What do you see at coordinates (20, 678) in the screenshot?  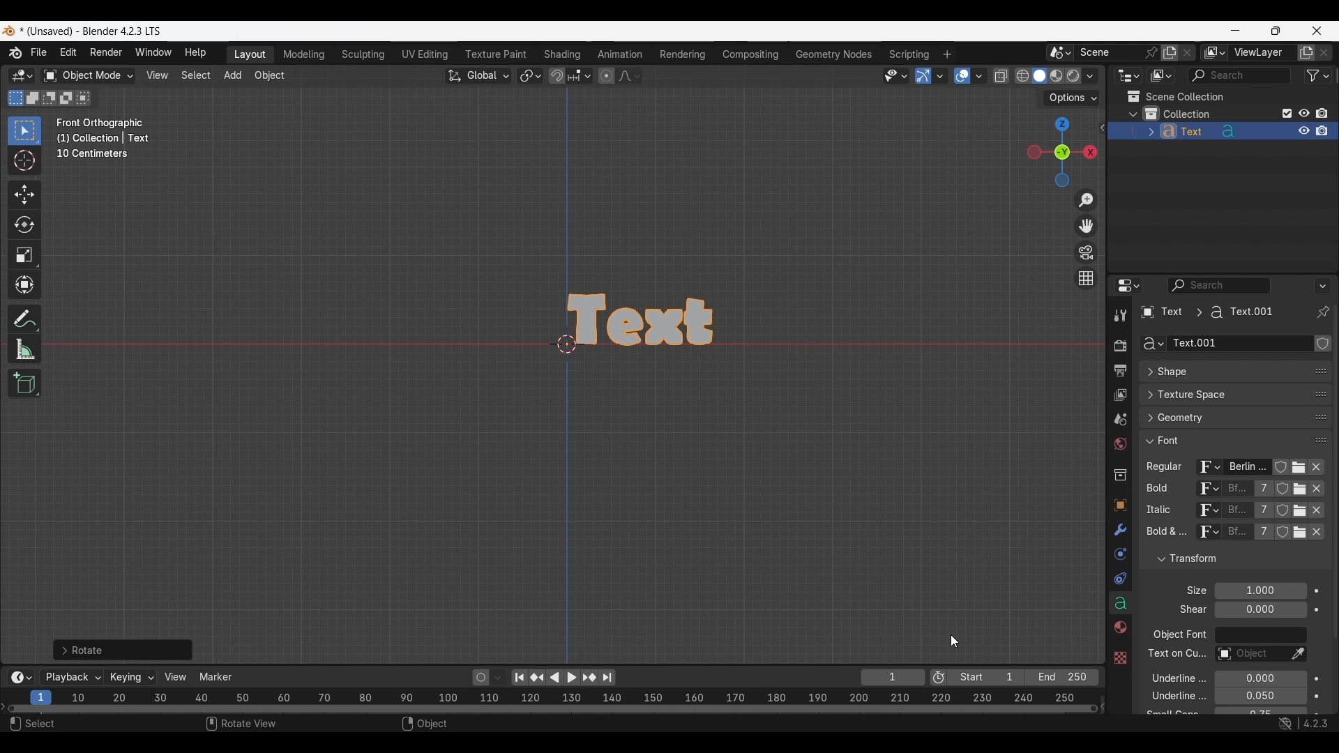 I see `More options` at bounding box center [20, 678].